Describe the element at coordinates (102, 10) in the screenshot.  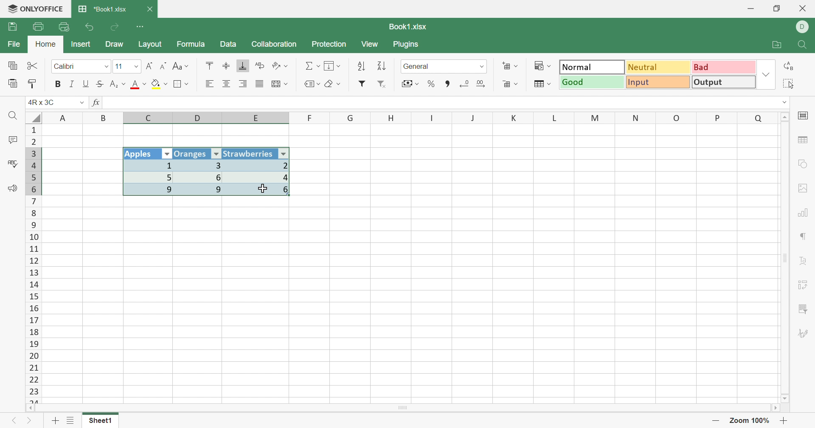
I see `*Book1.xlsx` at that location.